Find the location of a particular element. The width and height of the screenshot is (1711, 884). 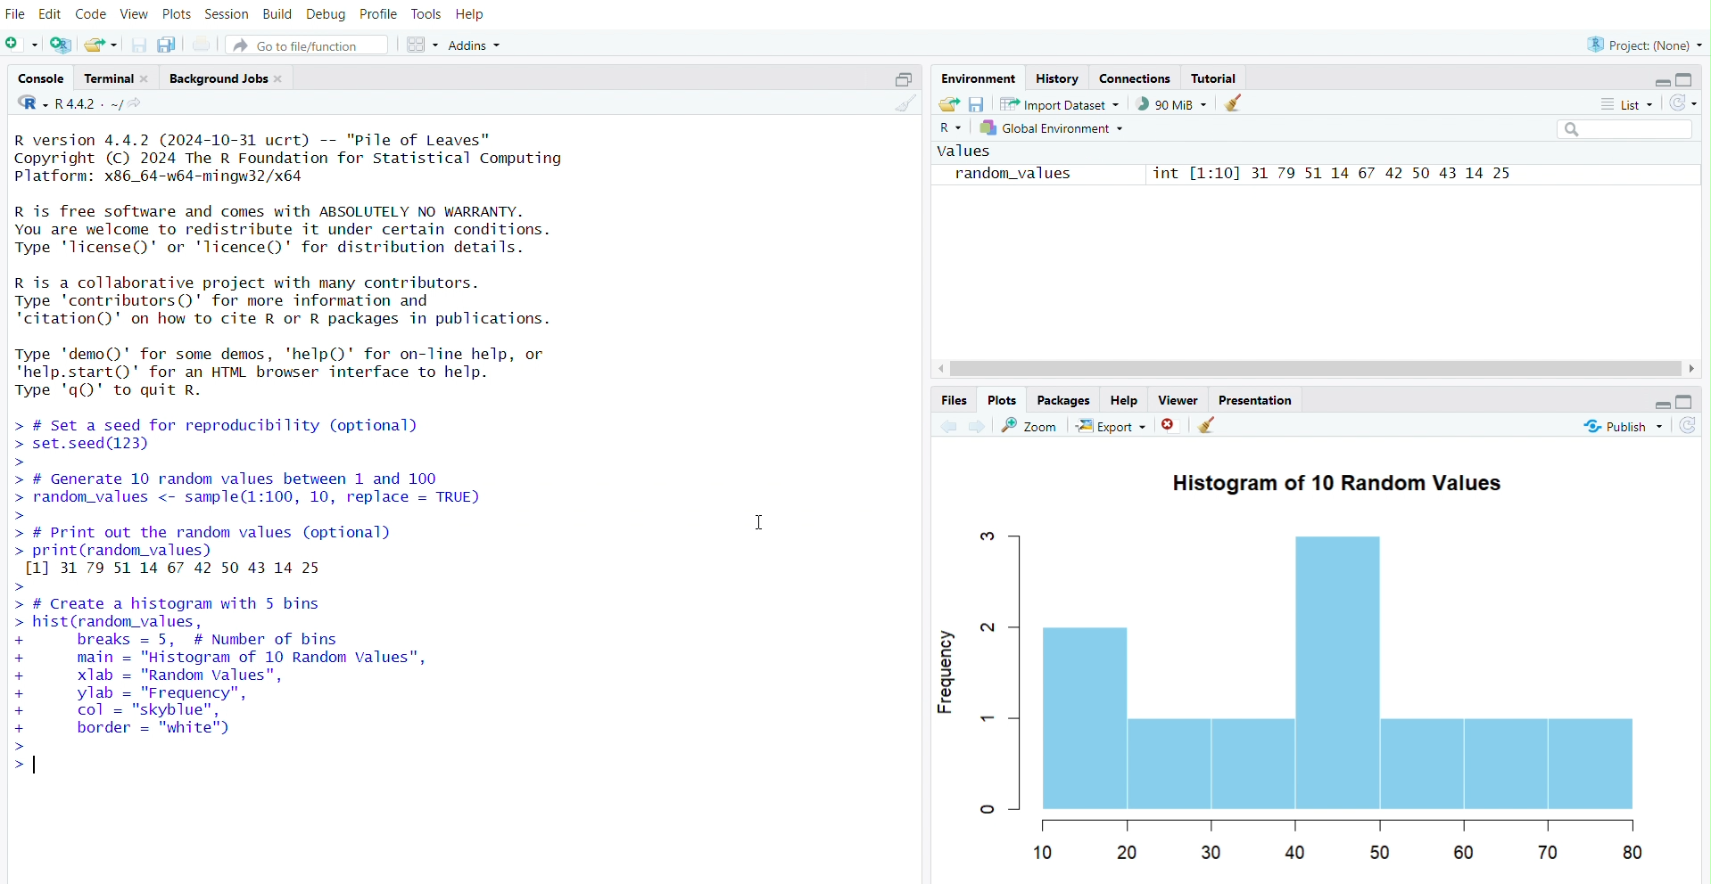

save current document is located at coordinates (137, 44).